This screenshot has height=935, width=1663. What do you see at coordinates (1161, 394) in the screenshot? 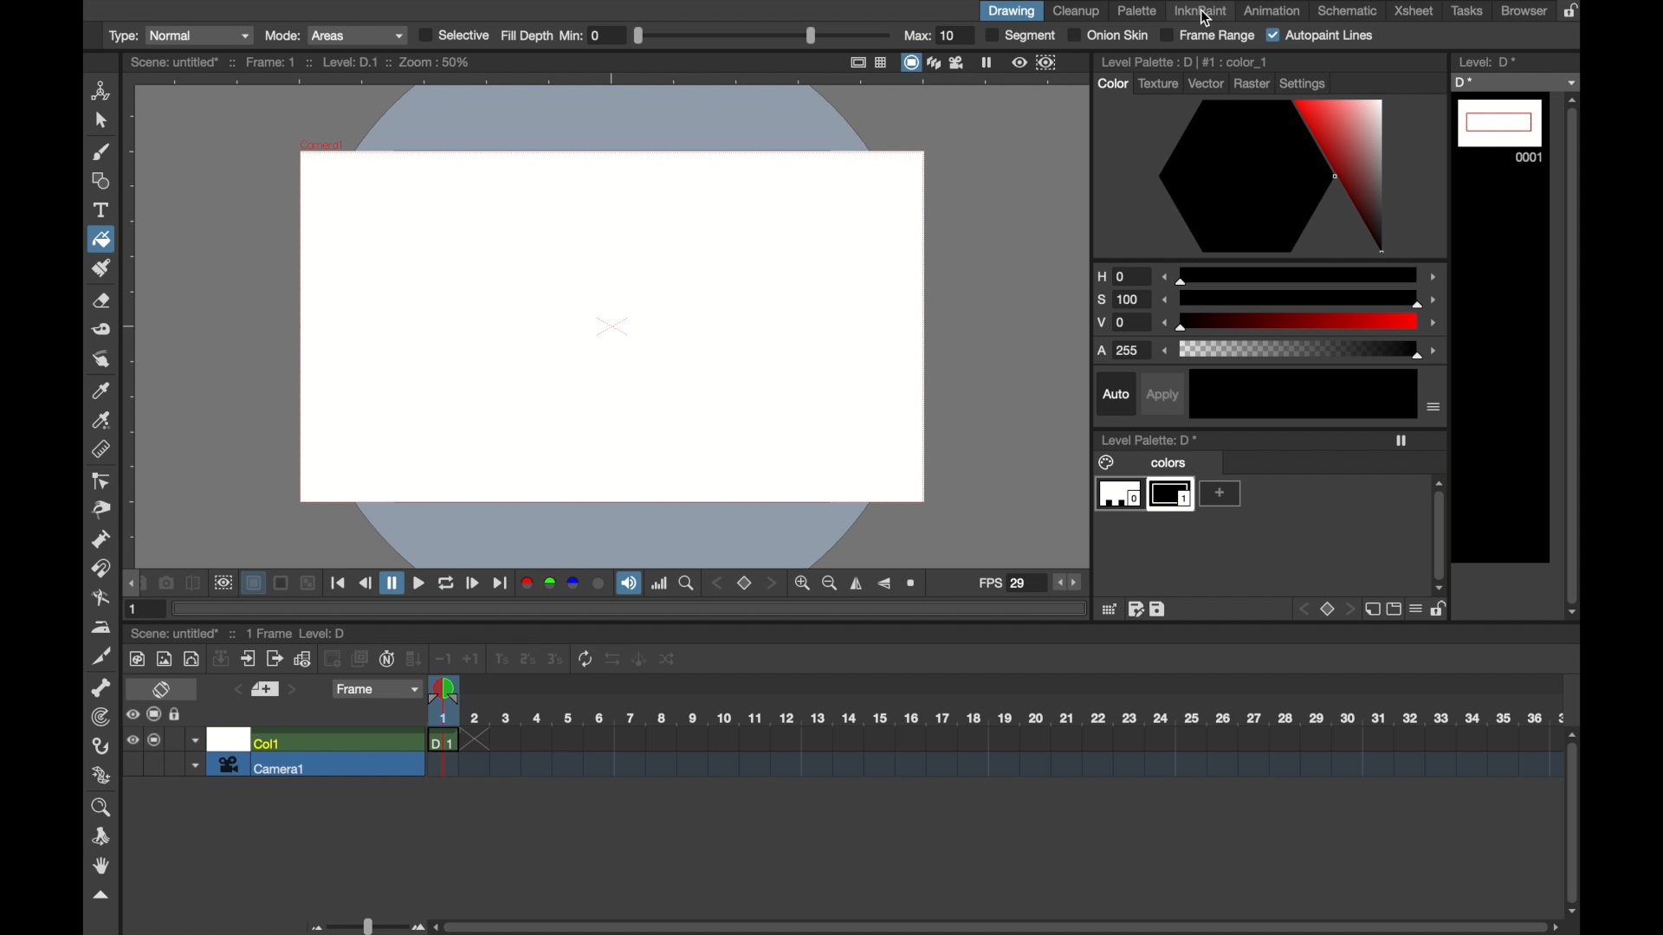
I see `apply` at bounding box center [1161, 394].